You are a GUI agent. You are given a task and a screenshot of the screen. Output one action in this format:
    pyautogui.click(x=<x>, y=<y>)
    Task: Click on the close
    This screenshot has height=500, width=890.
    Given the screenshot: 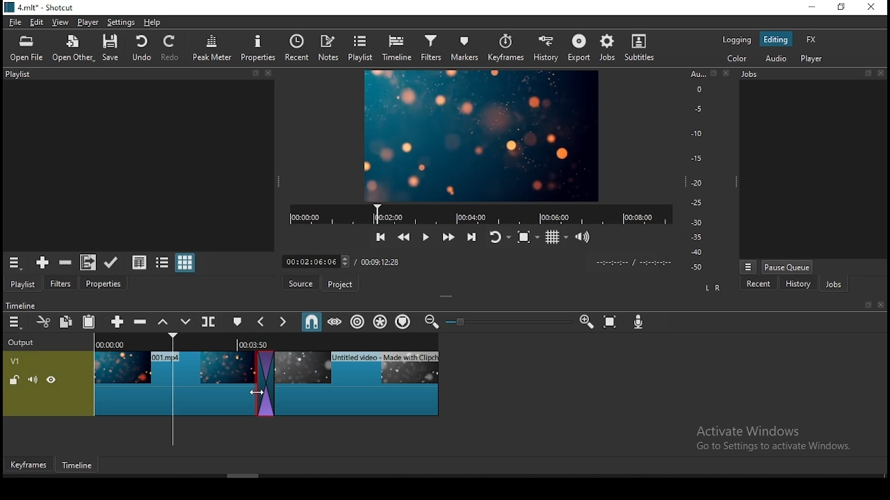 What is the action you would take?
    pyautogui.click(x=881, y=305)
    